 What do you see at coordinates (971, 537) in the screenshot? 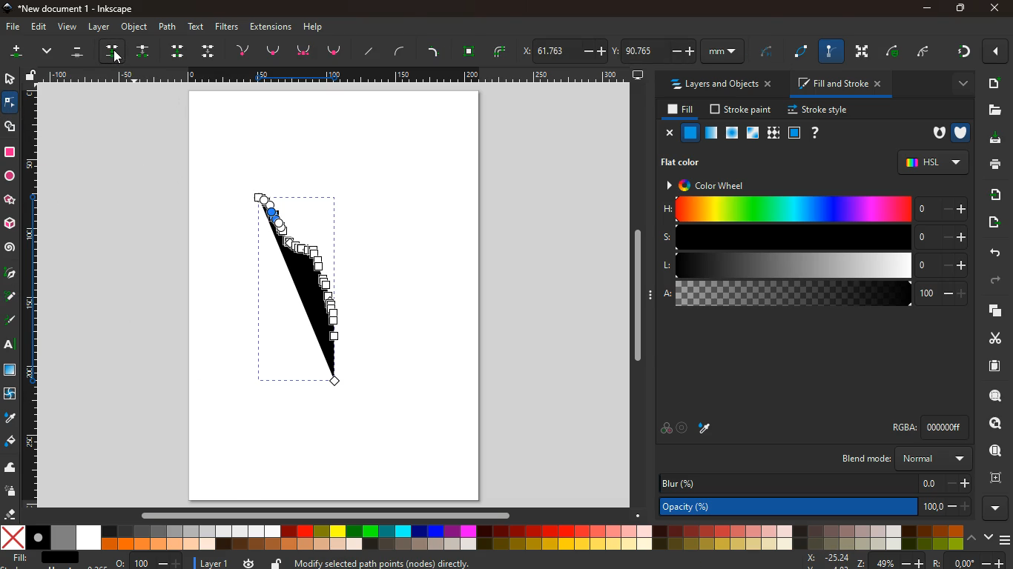
I see `up` at bounding box center [971, 537].